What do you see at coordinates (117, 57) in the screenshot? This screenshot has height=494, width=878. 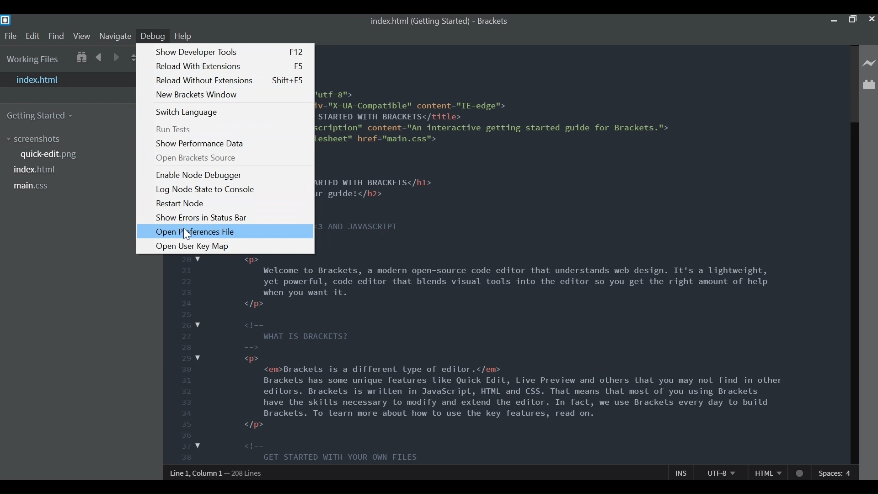 I see `Navigate Forward` at bounding box center [117, 57].